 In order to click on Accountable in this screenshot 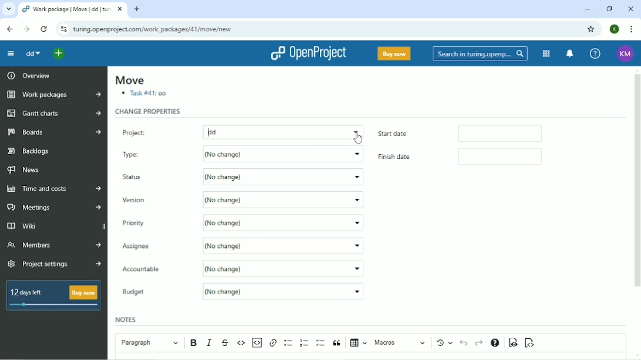, I will do `click(154, 270)`.